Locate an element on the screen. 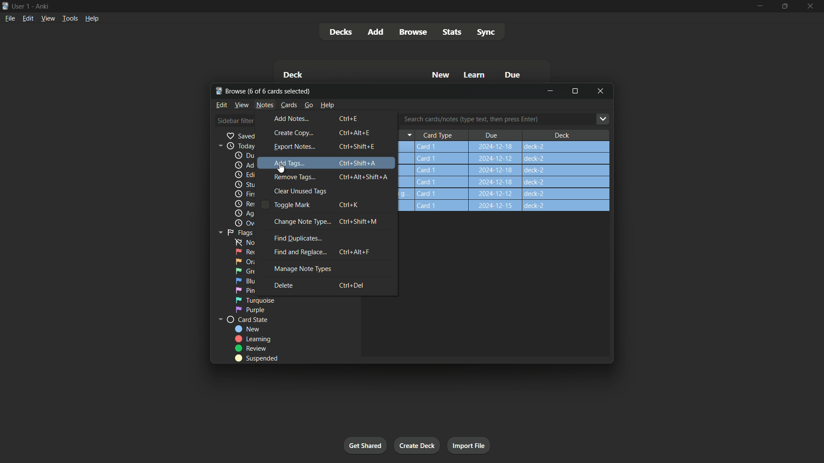 The image size is (824, 463). Deck is located at coordinates (561, 135).